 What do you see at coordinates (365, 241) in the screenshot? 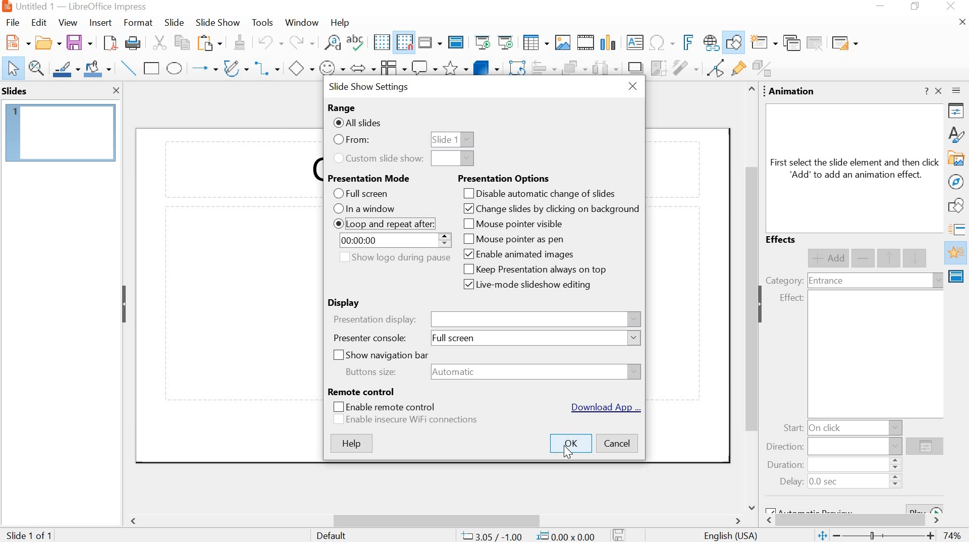
I see `time` at bounding box center [365, 241].